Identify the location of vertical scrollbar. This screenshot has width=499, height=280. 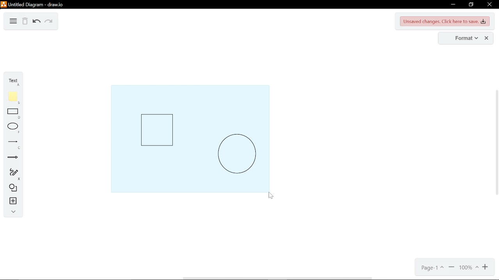
(496, 143).